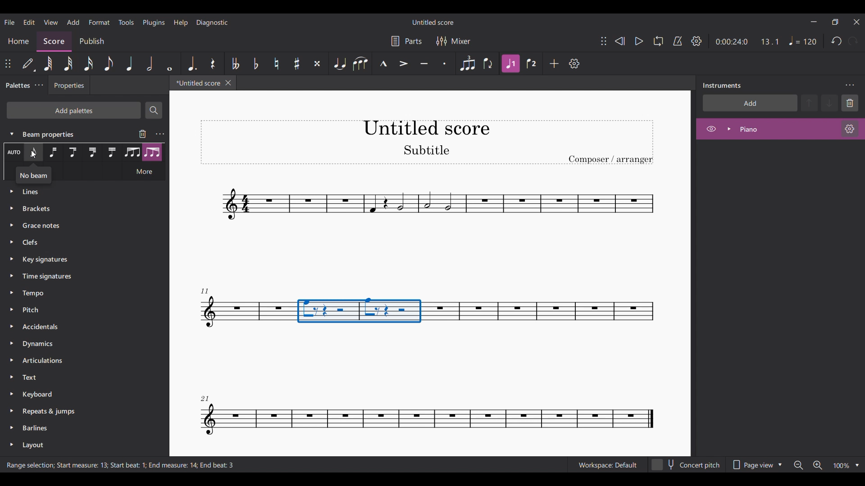 The width and height of the screenshot is (865, 486). Describe the element at coordinates (91, 40) in the screenshot. I see `Publish section` at that location.